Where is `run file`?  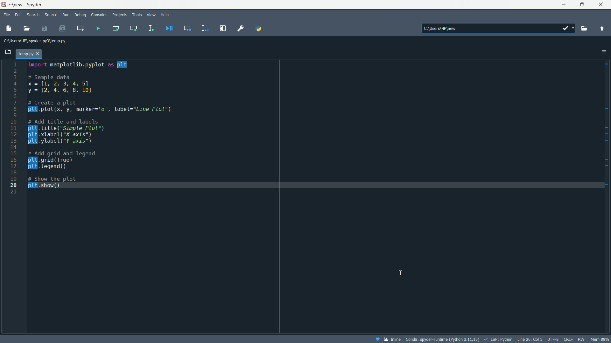
run file is located at coordinates (98, 29).